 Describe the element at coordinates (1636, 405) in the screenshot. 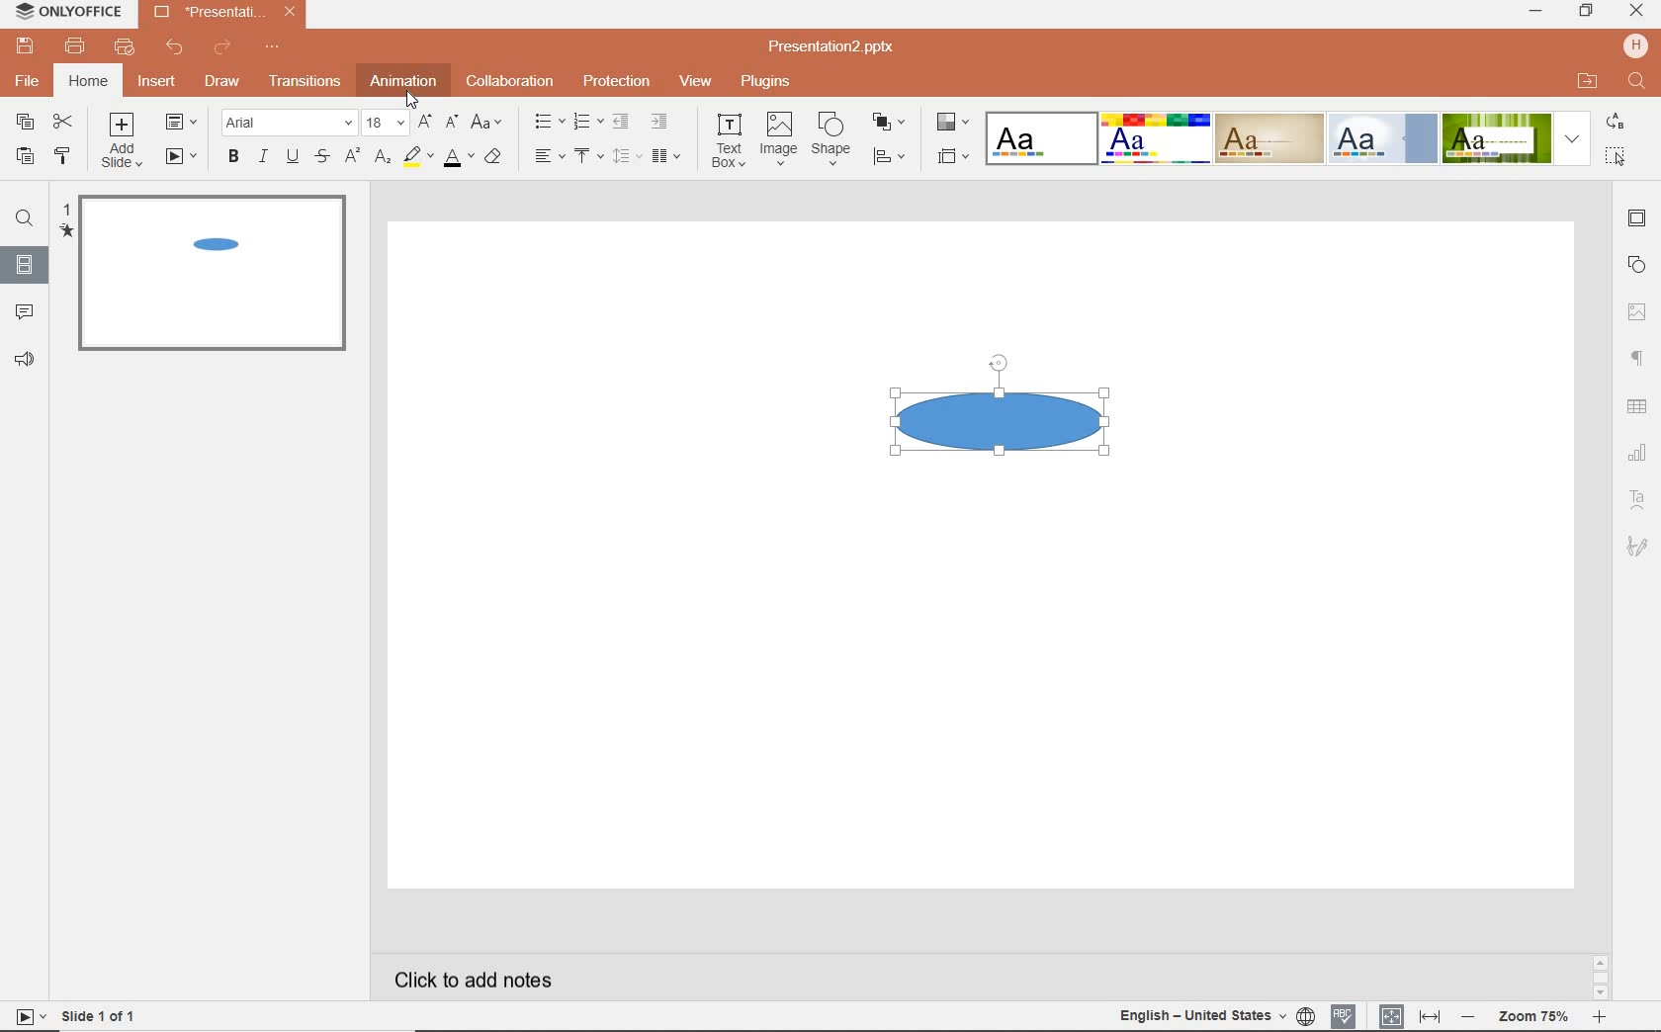

I see `table` at that location.